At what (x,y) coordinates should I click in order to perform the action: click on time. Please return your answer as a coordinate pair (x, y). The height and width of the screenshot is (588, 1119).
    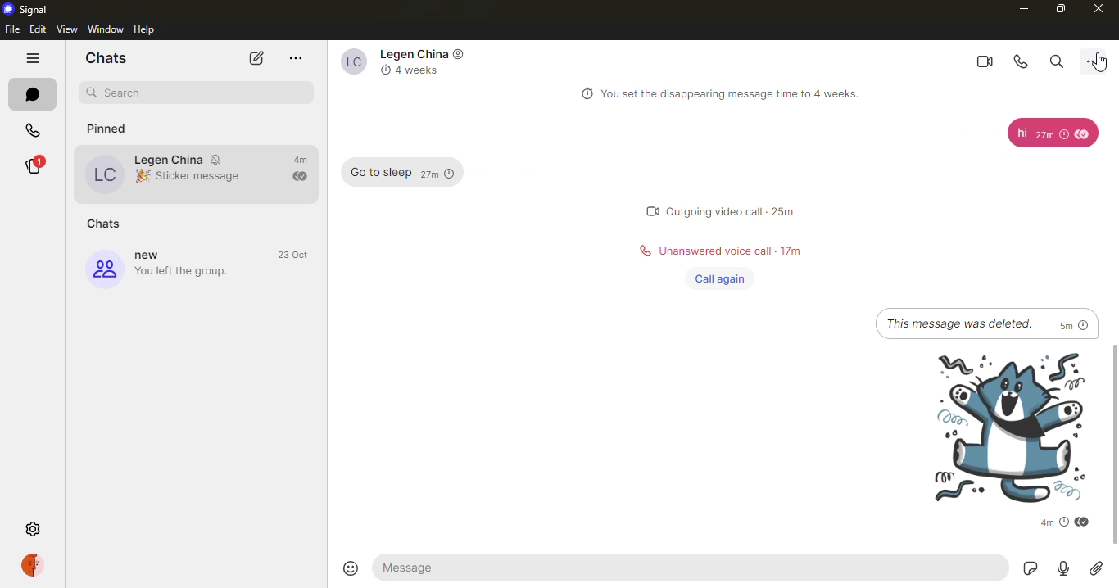
    Looking at the image, I should click on (1074, 323).